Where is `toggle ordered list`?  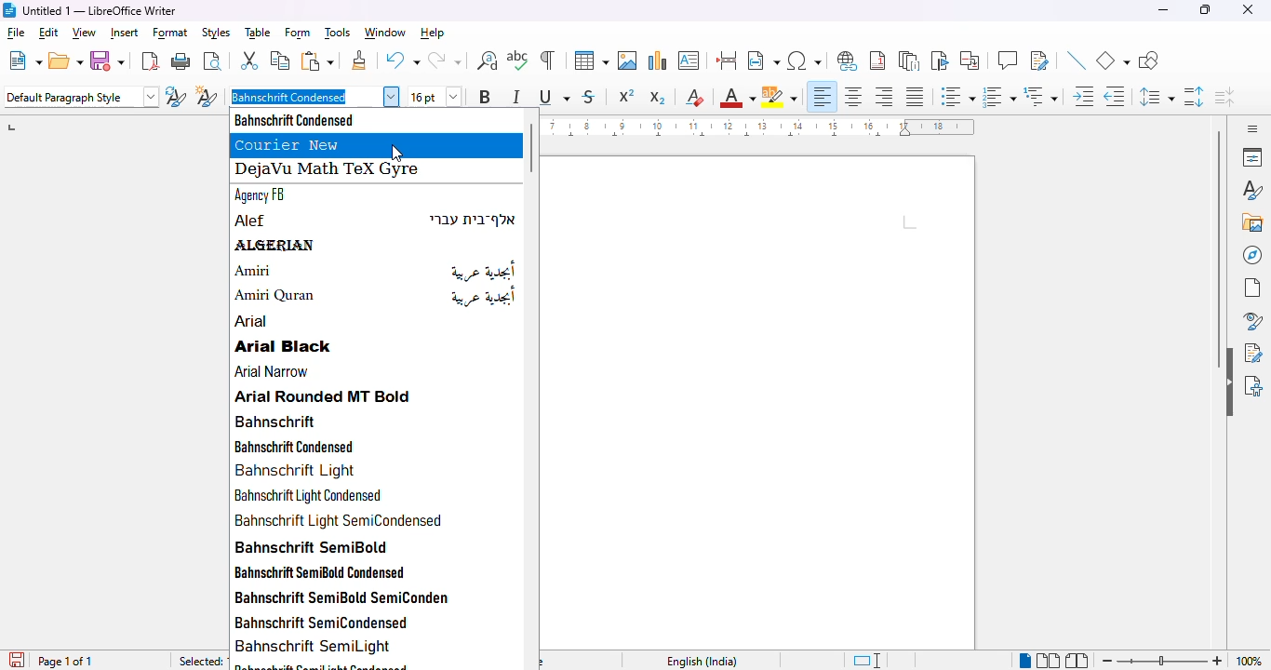 toggle ordered list is located at coordinates (998, 96).